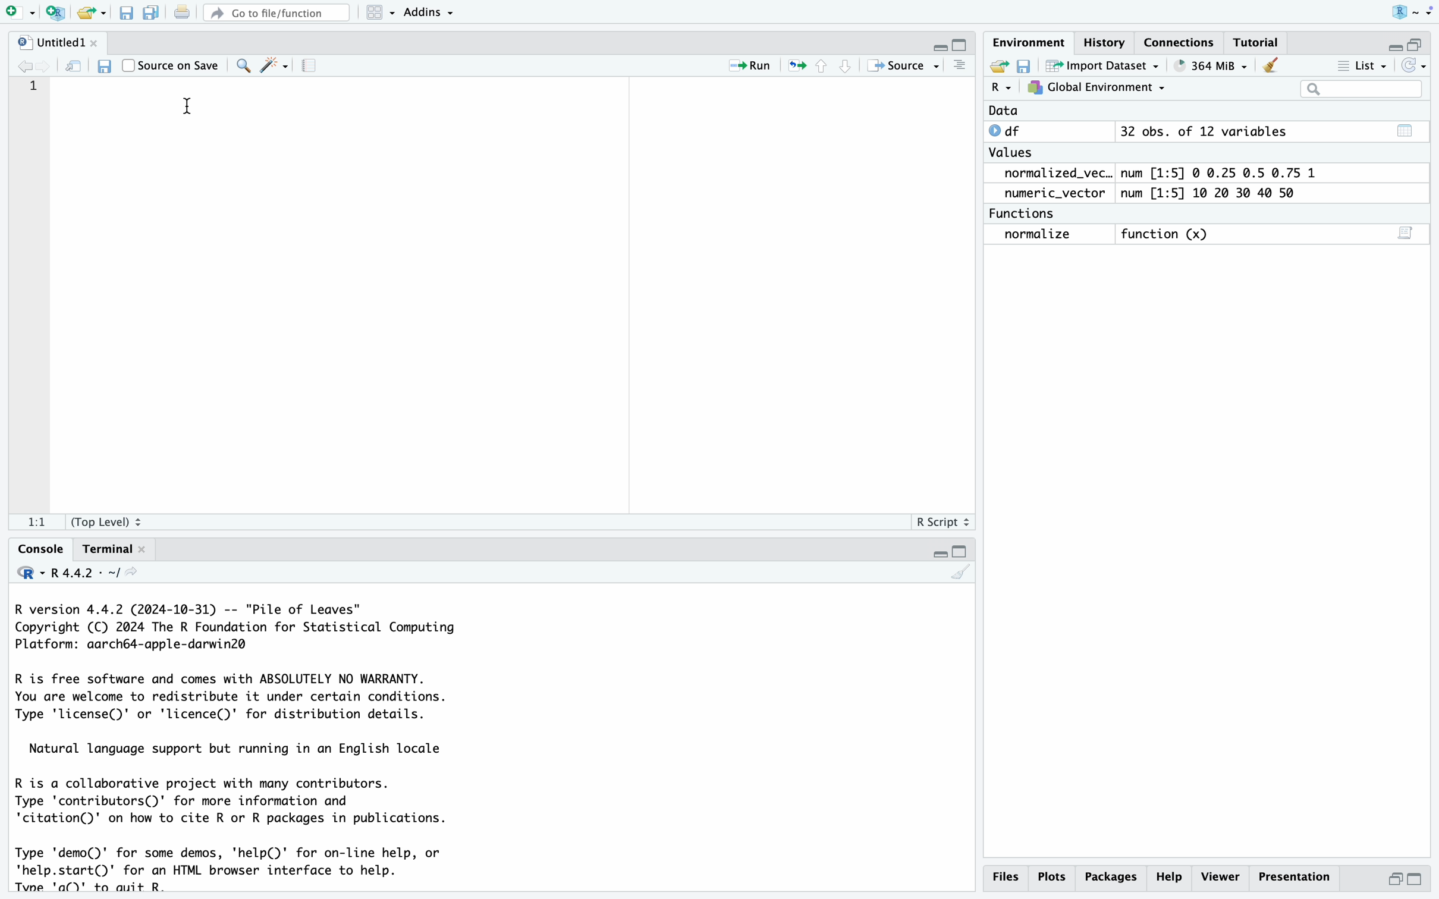  I want to click on Connections, so click(1180, 42).